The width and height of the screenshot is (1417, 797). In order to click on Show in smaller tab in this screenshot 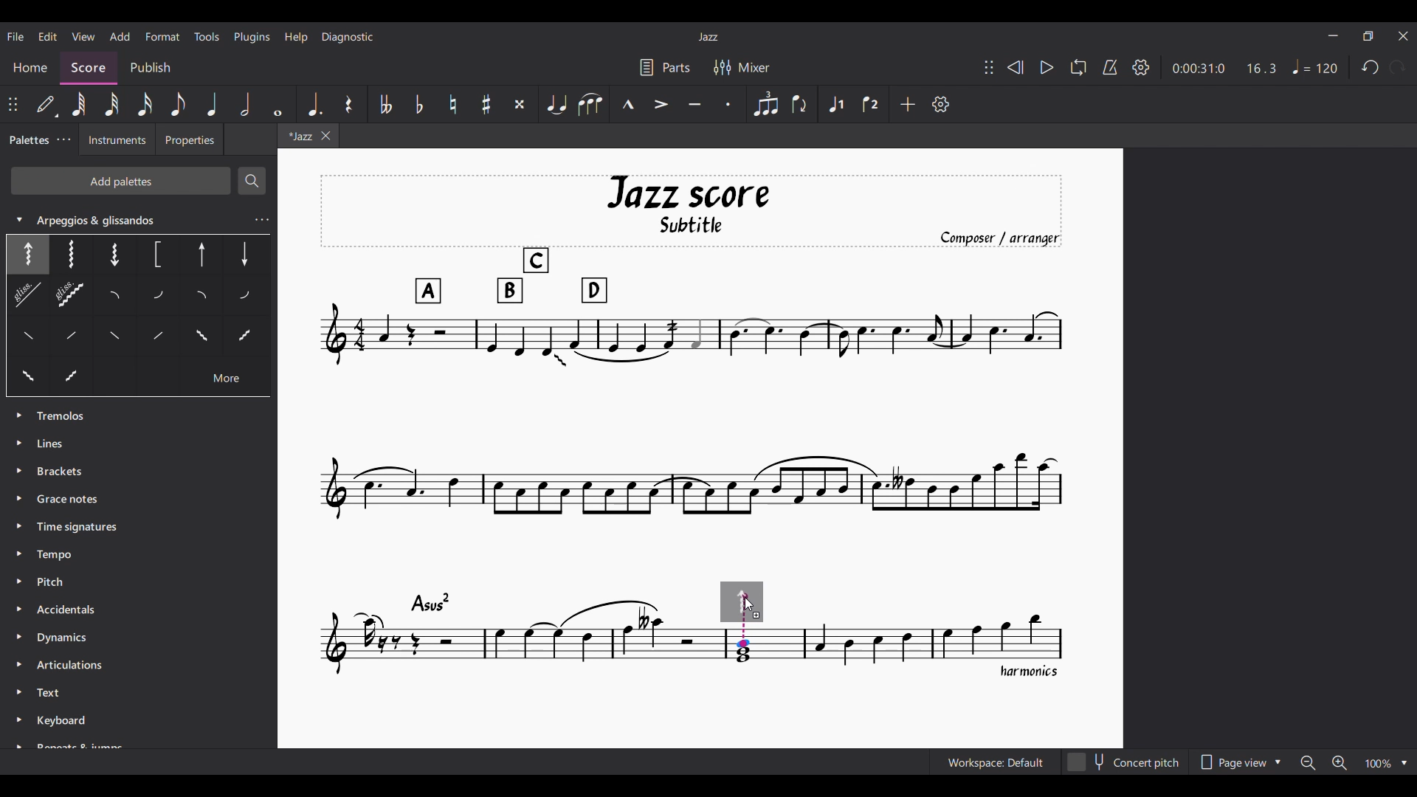, I will do `click(1368, 35)`.